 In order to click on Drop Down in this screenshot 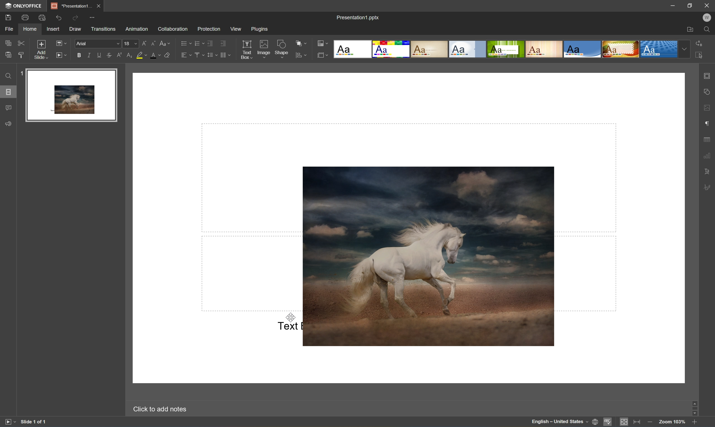, I will do `click(686, 49)`.